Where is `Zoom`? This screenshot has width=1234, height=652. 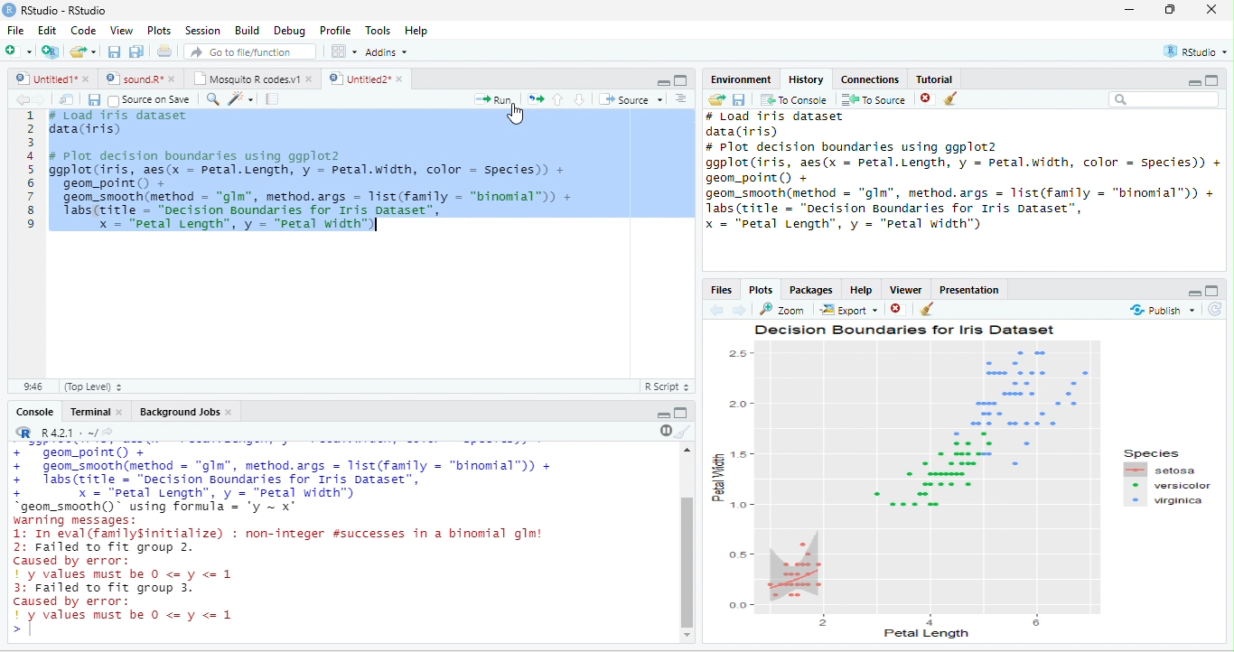 Zoom is located at coordinates (781, 310).